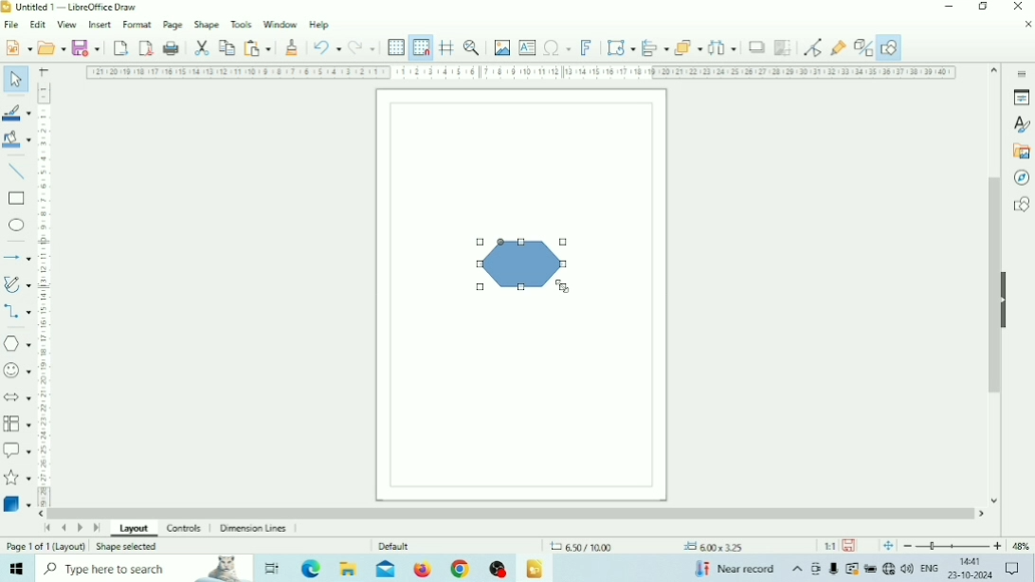 The image size is (1035, 582). I want to click on Tools, so click(242, 24).